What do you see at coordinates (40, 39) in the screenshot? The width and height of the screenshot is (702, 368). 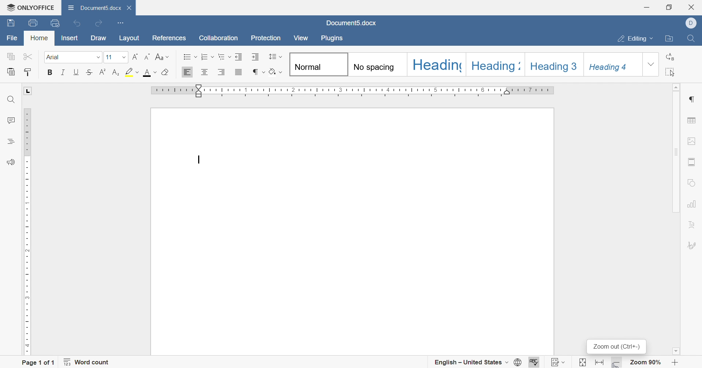 I see `home` at bounding box center [40, 39].